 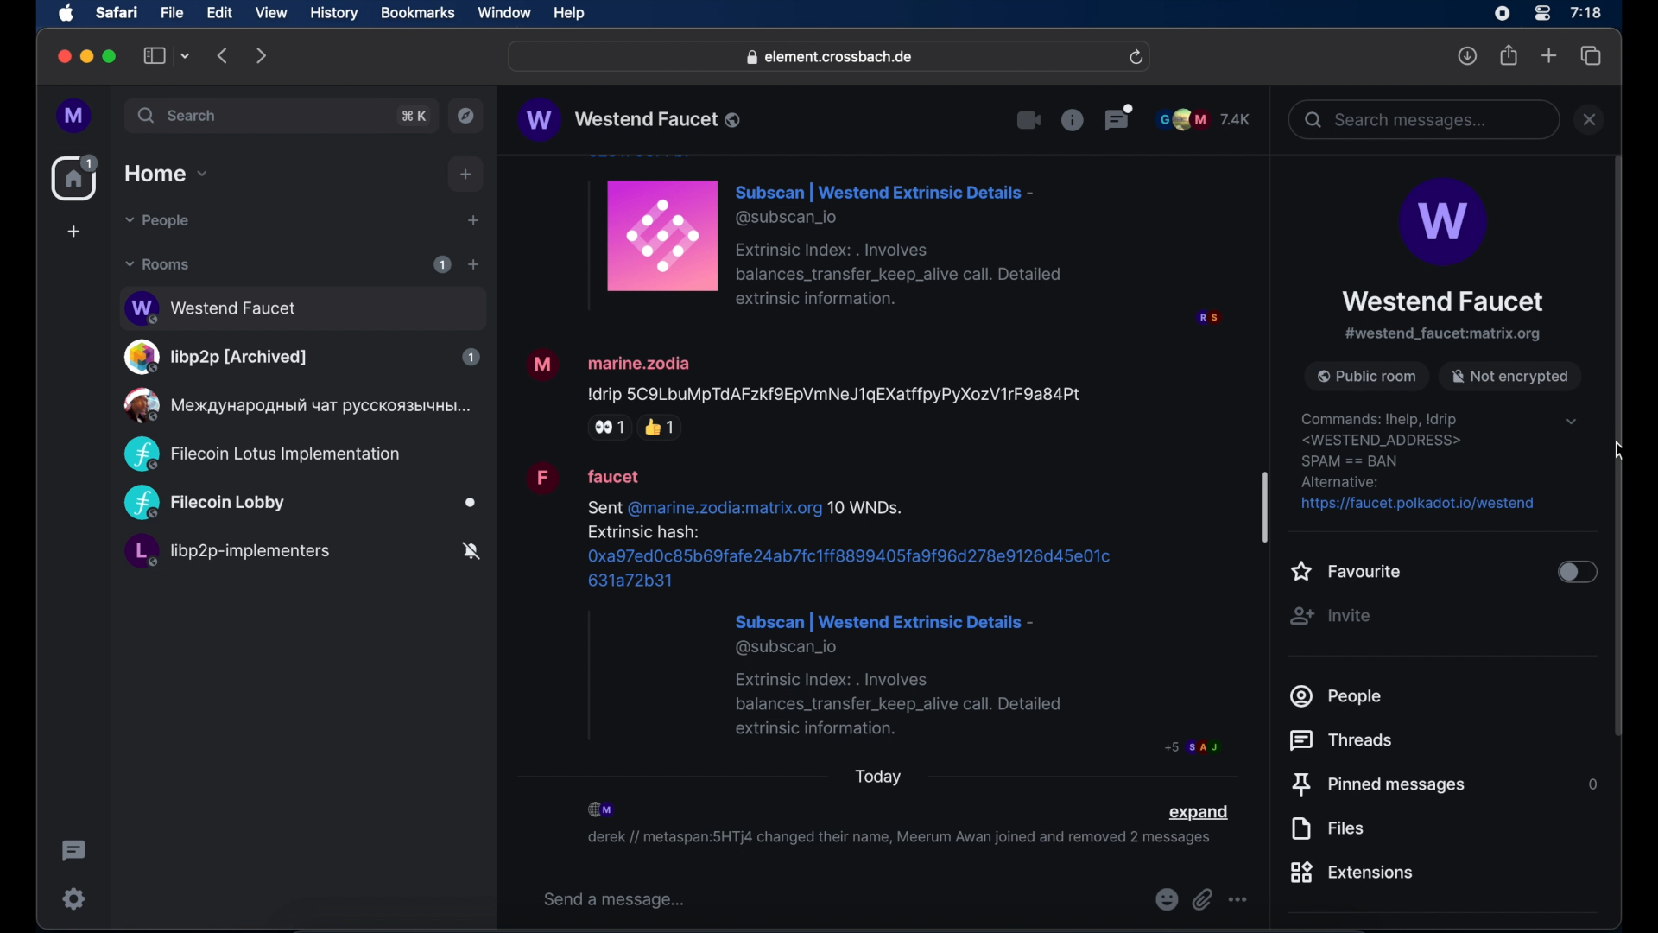 I want to click on create space, so click(x=73, y=232).